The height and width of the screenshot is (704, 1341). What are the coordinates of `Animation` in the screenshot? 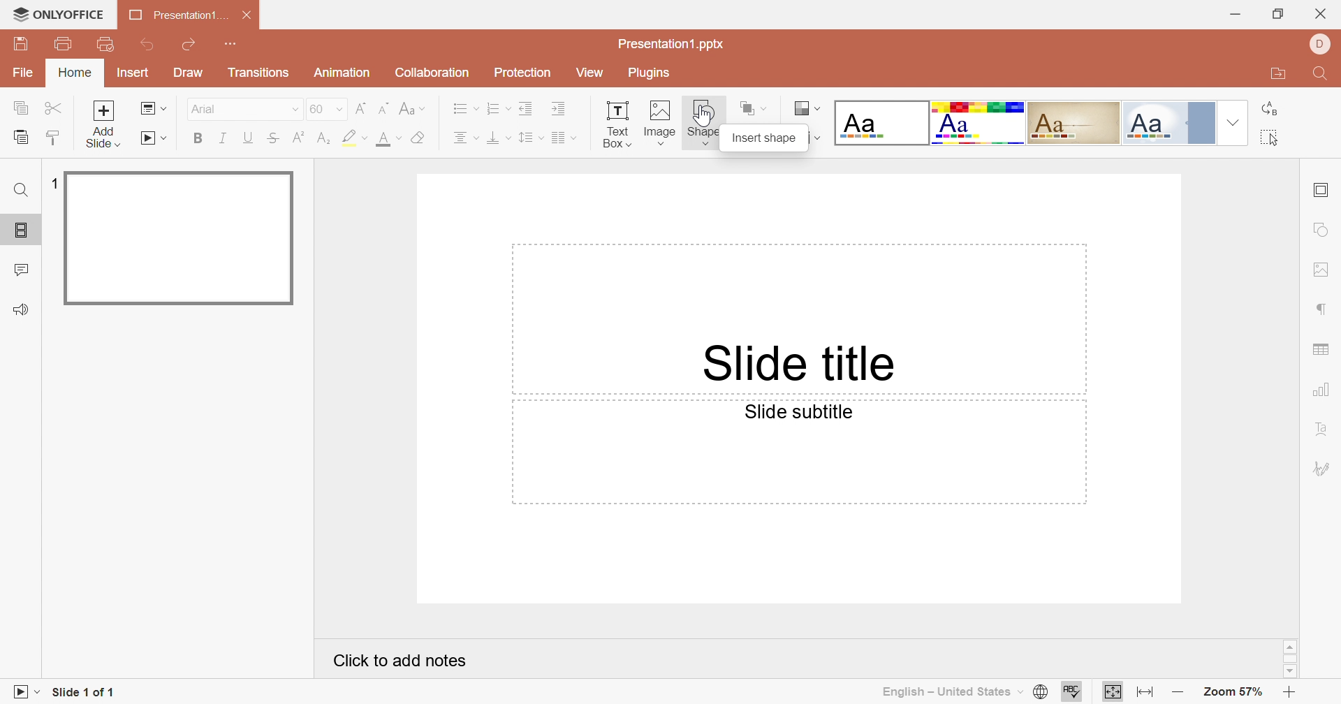 It's located at (339, 73).